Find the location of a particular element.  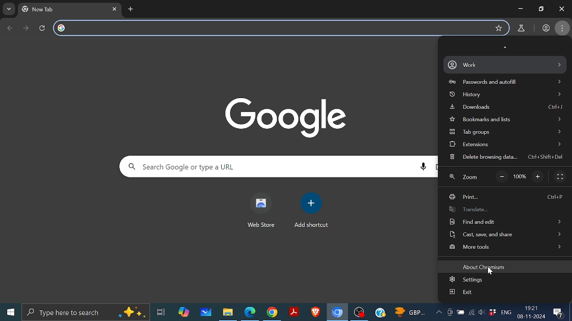

Adobe reader is located at coordinates (294, 311).